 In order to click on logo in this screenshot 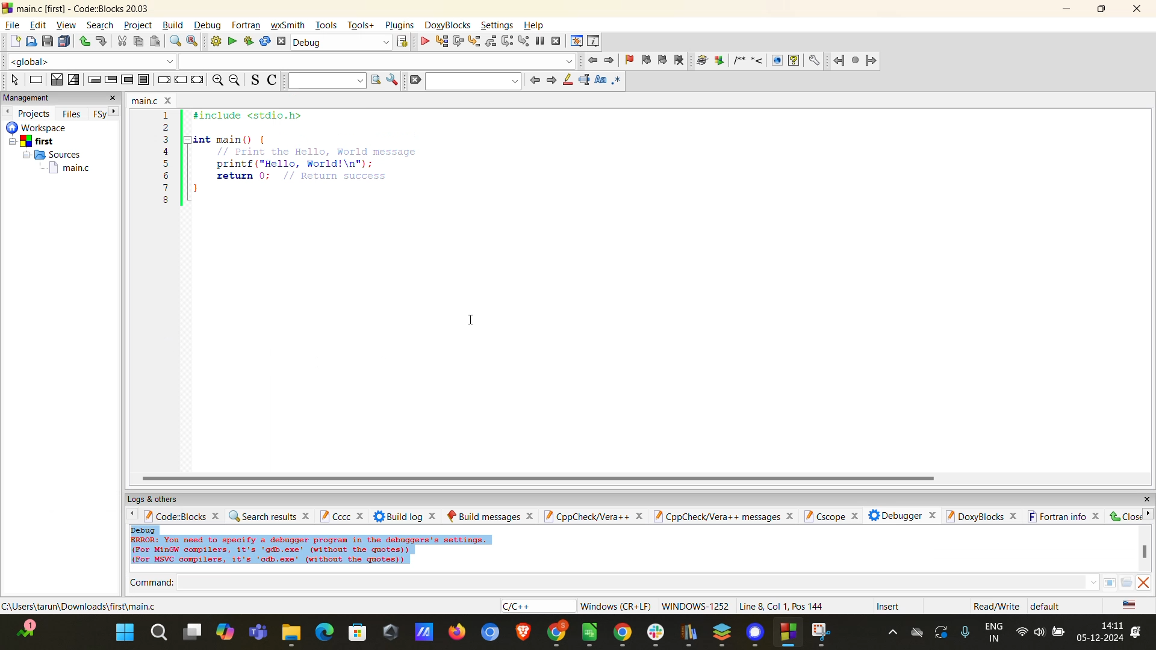, I will do `click(689, 636)`.